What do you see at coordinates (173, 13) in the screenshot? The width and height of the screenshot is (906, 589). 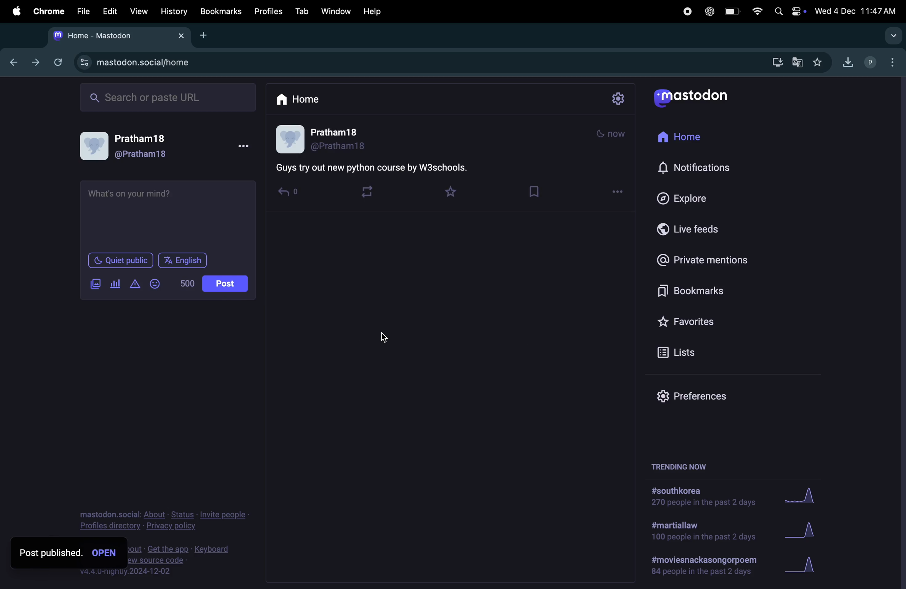 I see `History` at bounding box center [173, 13].